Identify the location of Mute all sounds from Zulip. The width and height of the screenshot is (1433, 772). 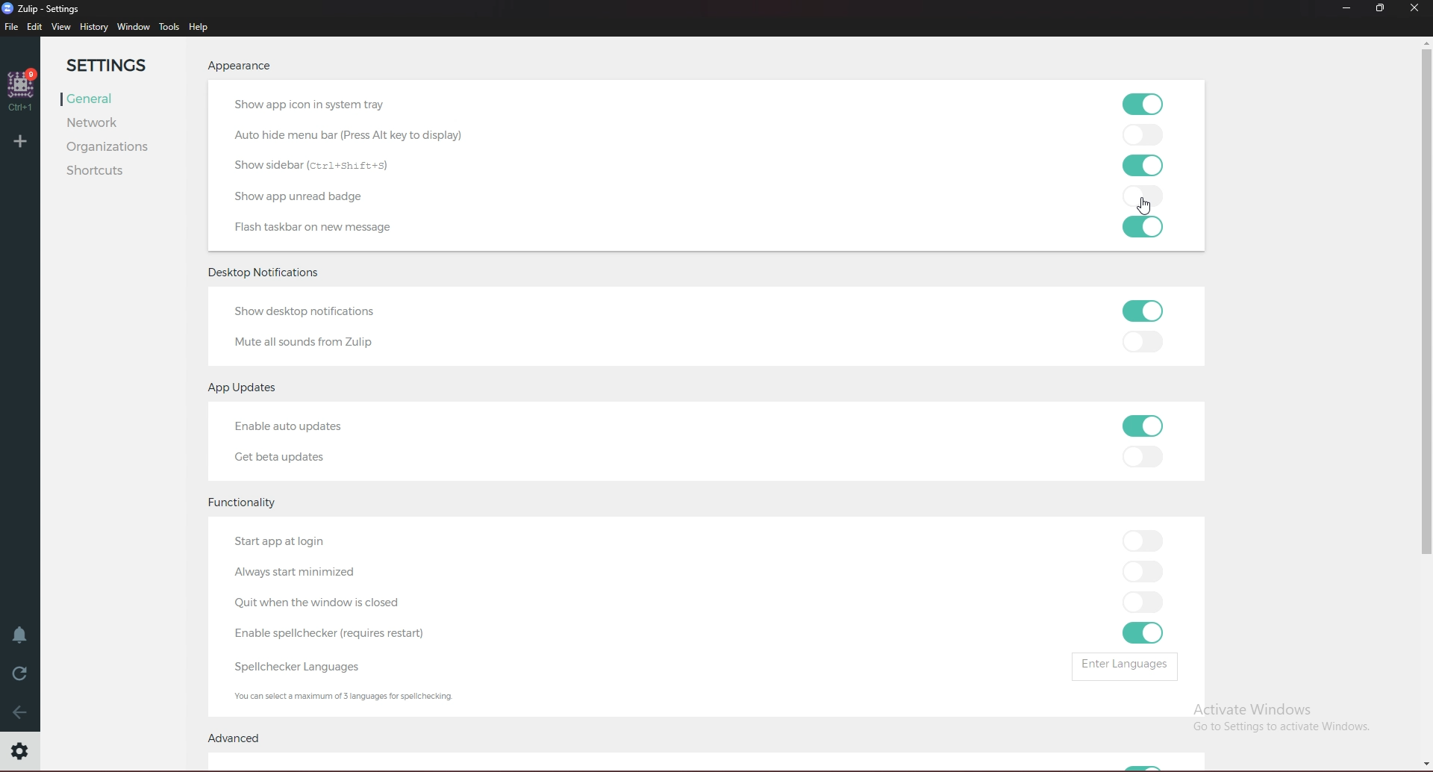
(311, 342).